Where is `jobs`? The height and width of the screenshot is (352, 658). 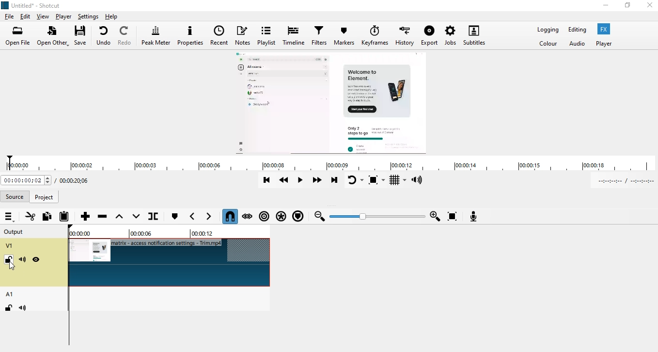 jobs is located at coordinates (451, 35).